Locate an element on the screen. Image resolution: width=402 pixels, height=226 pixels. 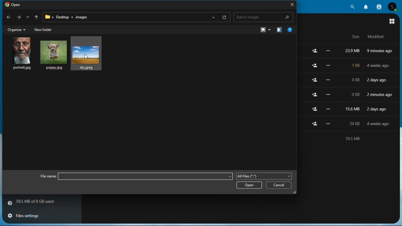
back is located at coordinates (8, 19).